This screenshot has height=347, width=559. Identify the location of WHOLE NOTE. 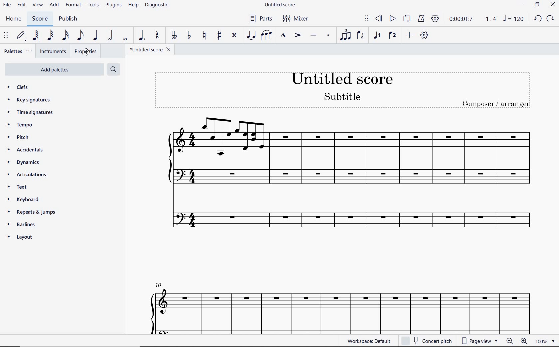
(125, 39).